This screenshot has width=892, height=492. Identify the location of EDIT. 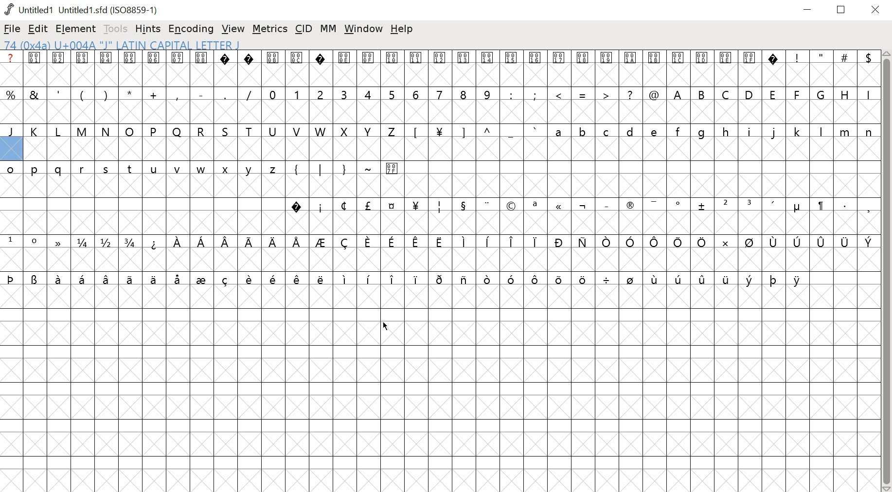
(38, 30).